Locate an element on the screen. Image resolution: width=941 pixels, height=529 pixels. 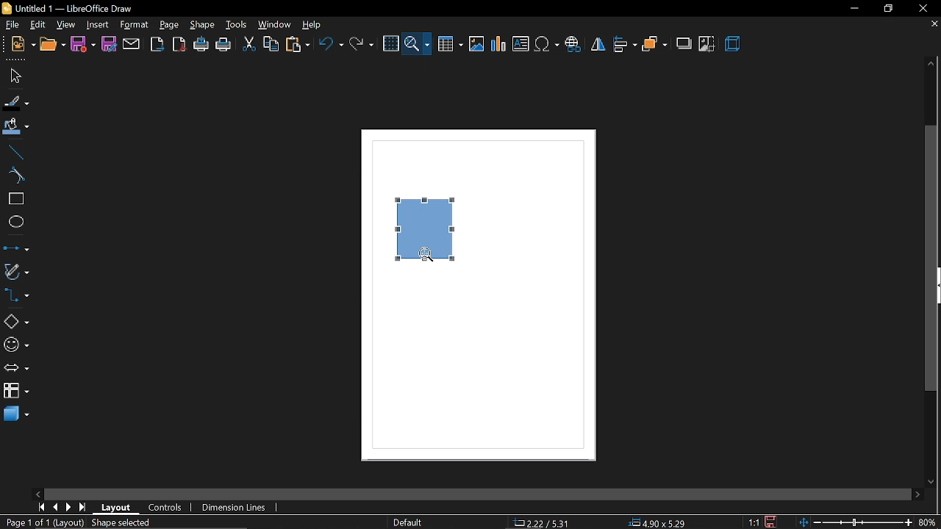
current page is located at coordinates (43, 522).